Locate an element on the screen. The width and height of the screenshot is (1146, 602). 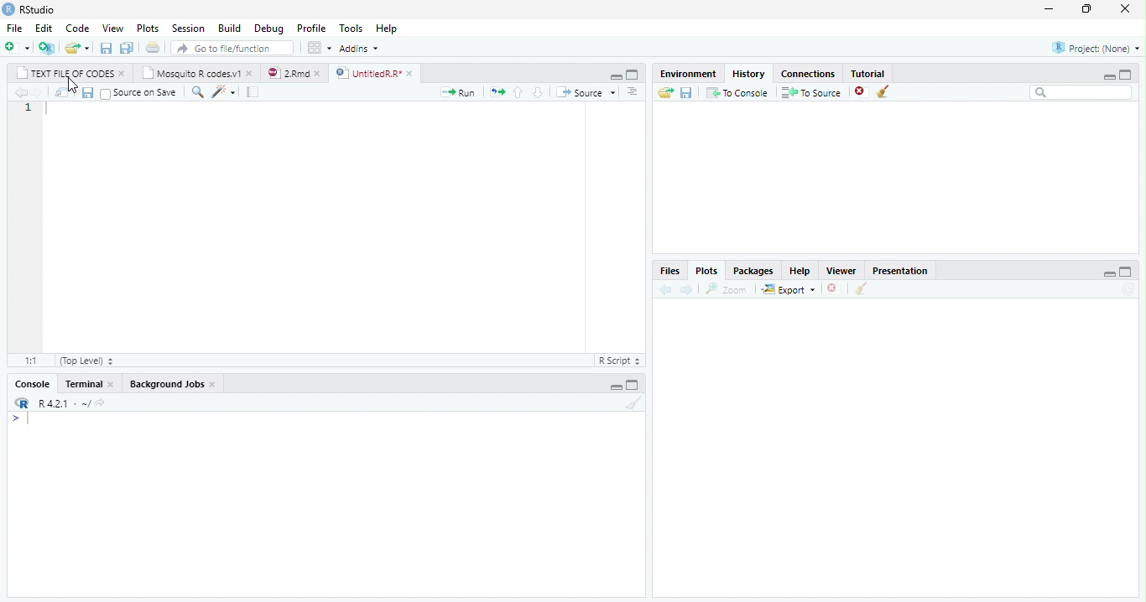
next plot is located at coordinates (690, 289).